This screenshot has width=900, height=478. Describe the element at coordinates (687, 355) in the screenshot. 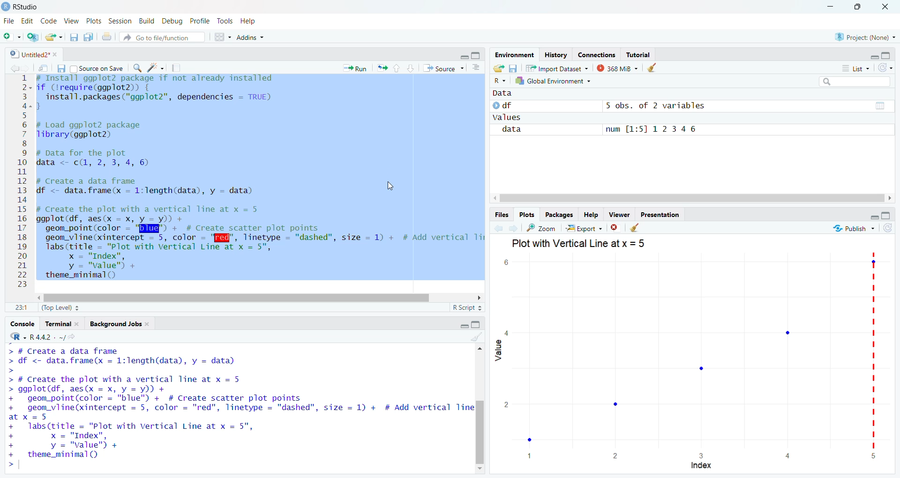

I see `graph` at that location.